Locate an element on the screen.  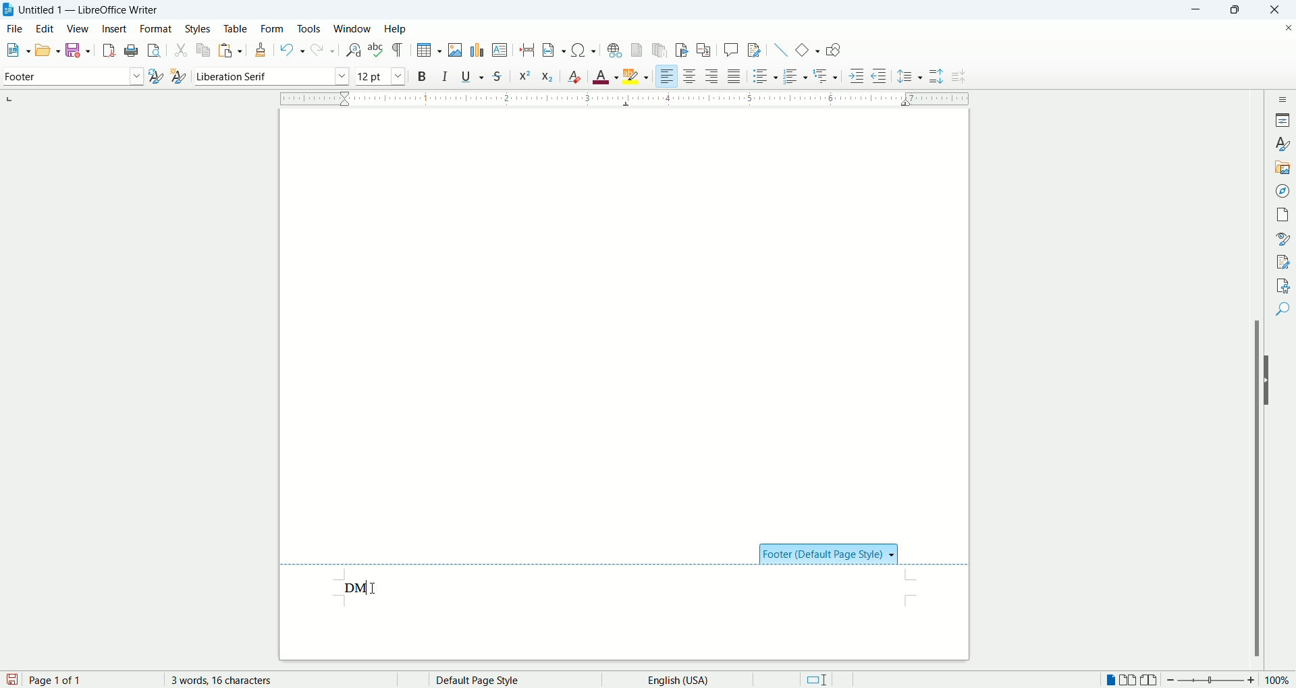
window is located at coordinates (353, 29).